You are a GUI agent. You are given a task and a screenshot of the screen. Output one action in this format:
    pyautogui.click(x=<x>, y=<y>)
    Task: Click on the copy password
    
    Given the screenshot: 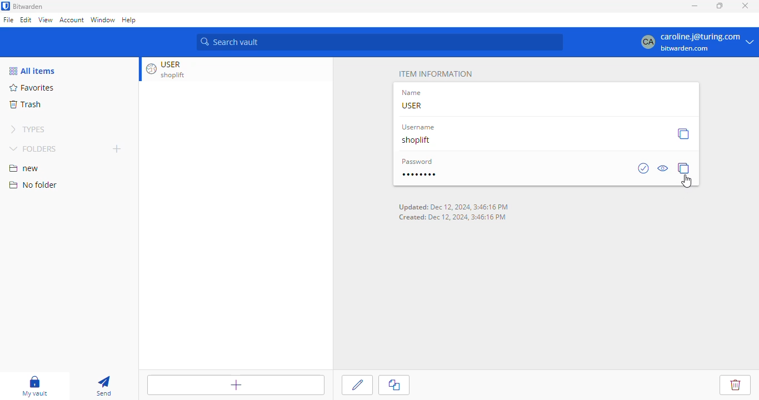 What is the action you would take?
    pyautogui.click(x=684, y=168)
    